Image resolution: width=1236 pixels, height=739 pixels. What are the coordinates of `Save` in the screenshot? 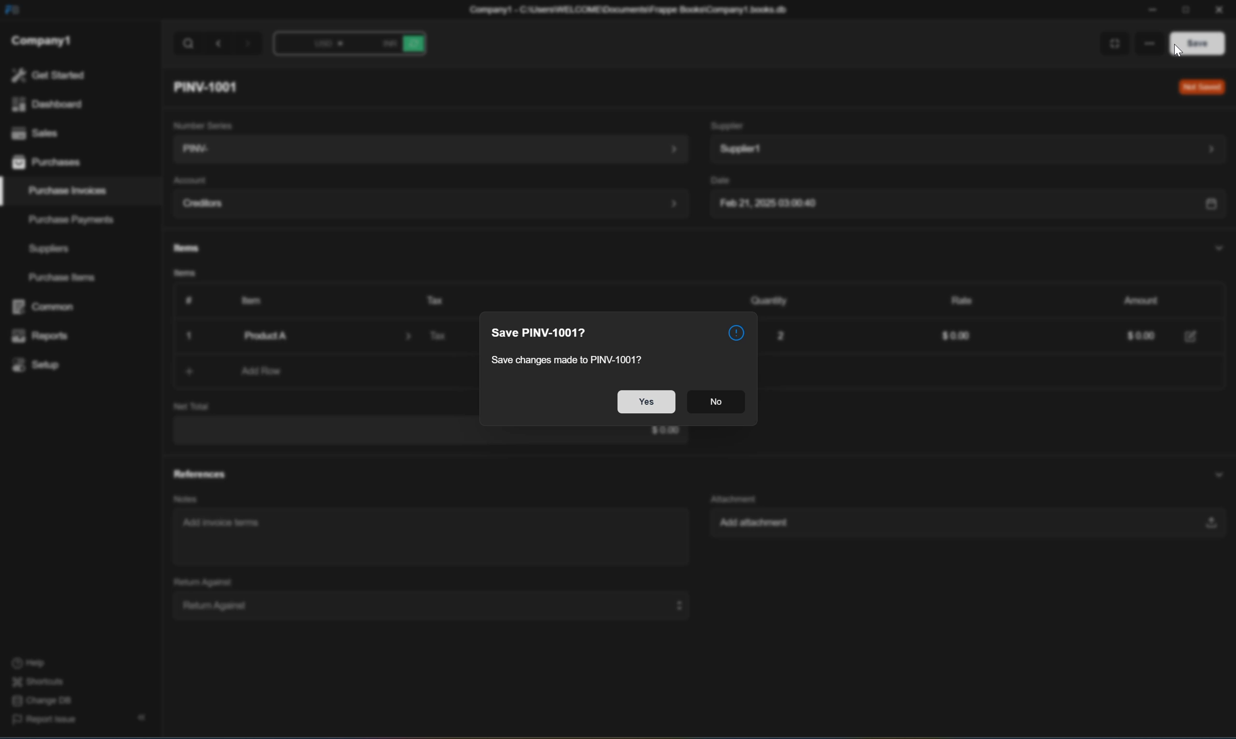 It's located at (1193, 42).